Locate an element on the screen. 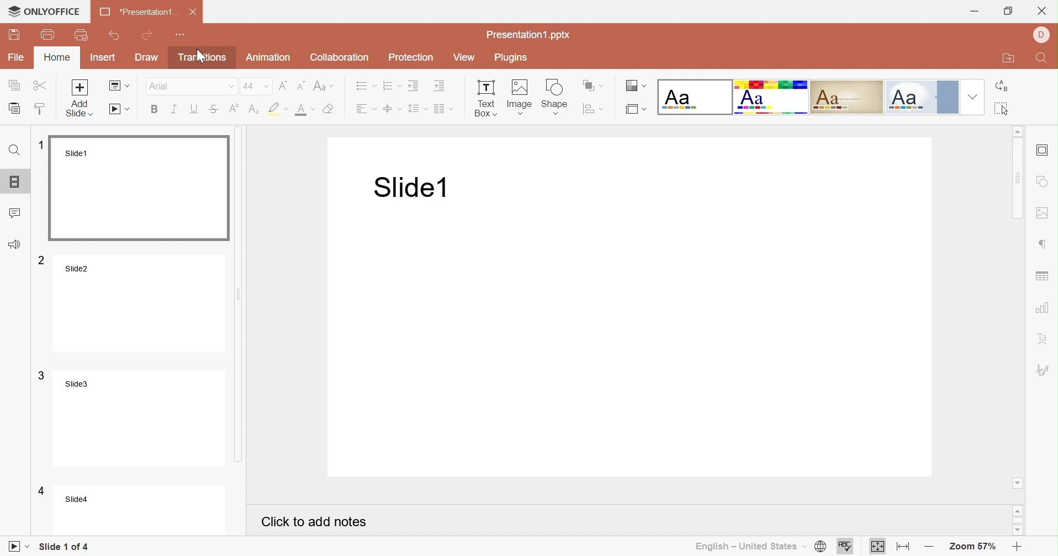 This screenshot has width=1058, height=556. Fit to width is located at coordinates (904, 548).